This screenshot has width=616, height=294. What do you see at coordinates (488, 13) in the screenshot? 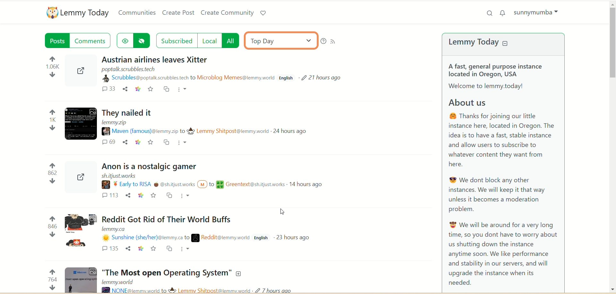
I see `search` at bounding box center [488, 13].